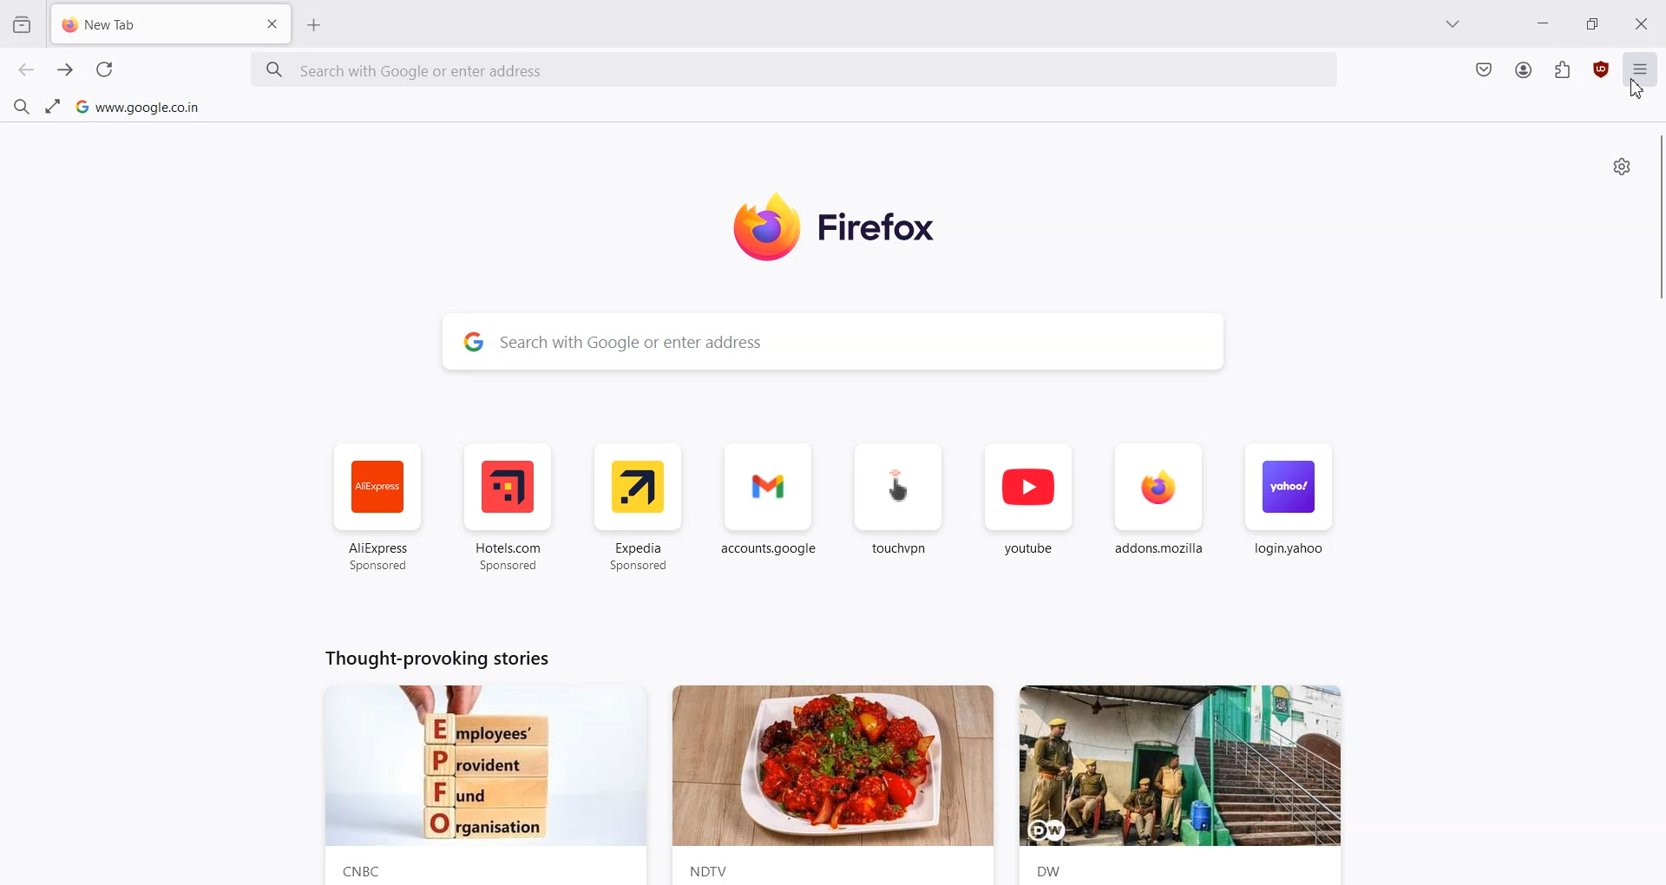  What do you see at coordinates (1484, 71) in the screenshot?
I see `Save to pocket` at bounding box center [1484, 71].